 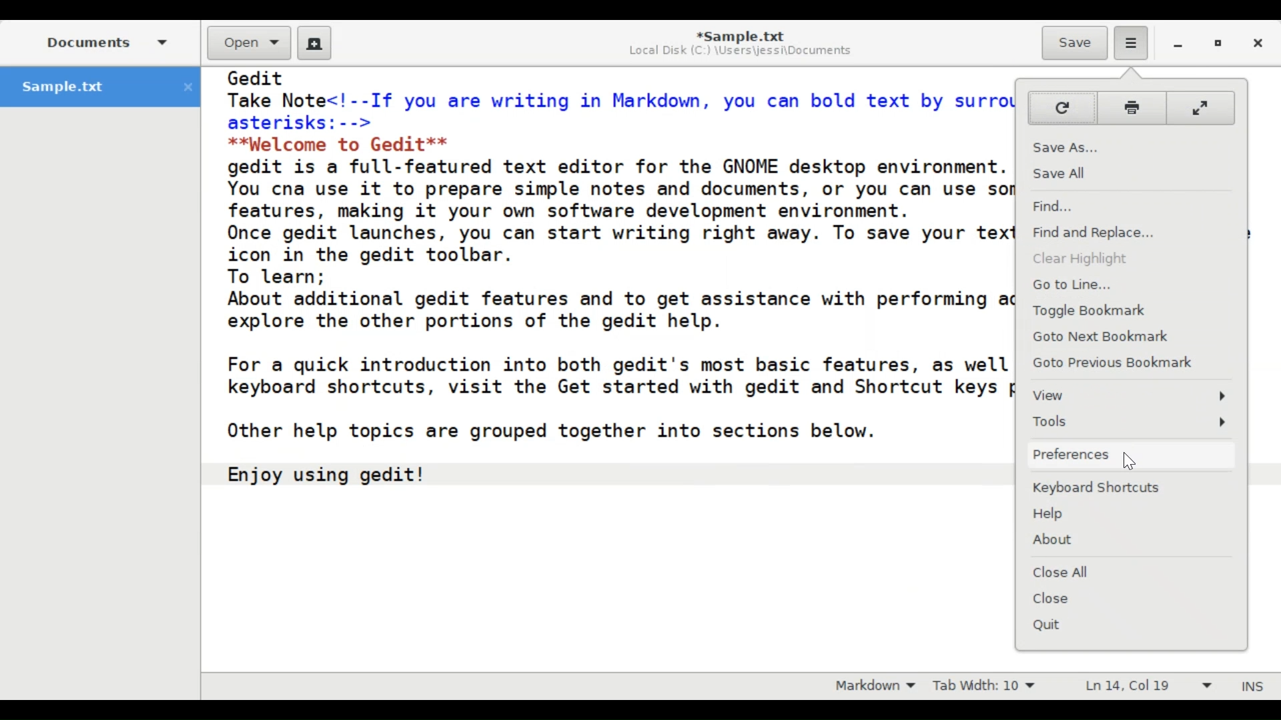 What do you see at coordinates (1180, 45) in the screenshot?
I see `minimize` at bounding box center [1180, 45].